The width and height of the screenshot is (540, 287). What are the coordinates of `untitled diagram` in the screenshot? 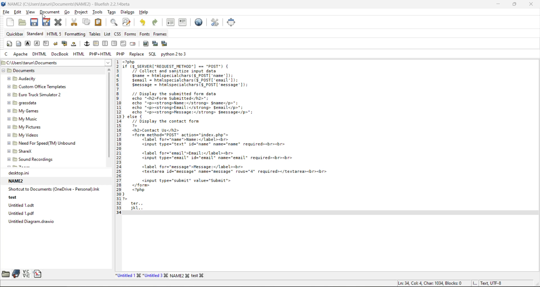 It's located at (30, 221).